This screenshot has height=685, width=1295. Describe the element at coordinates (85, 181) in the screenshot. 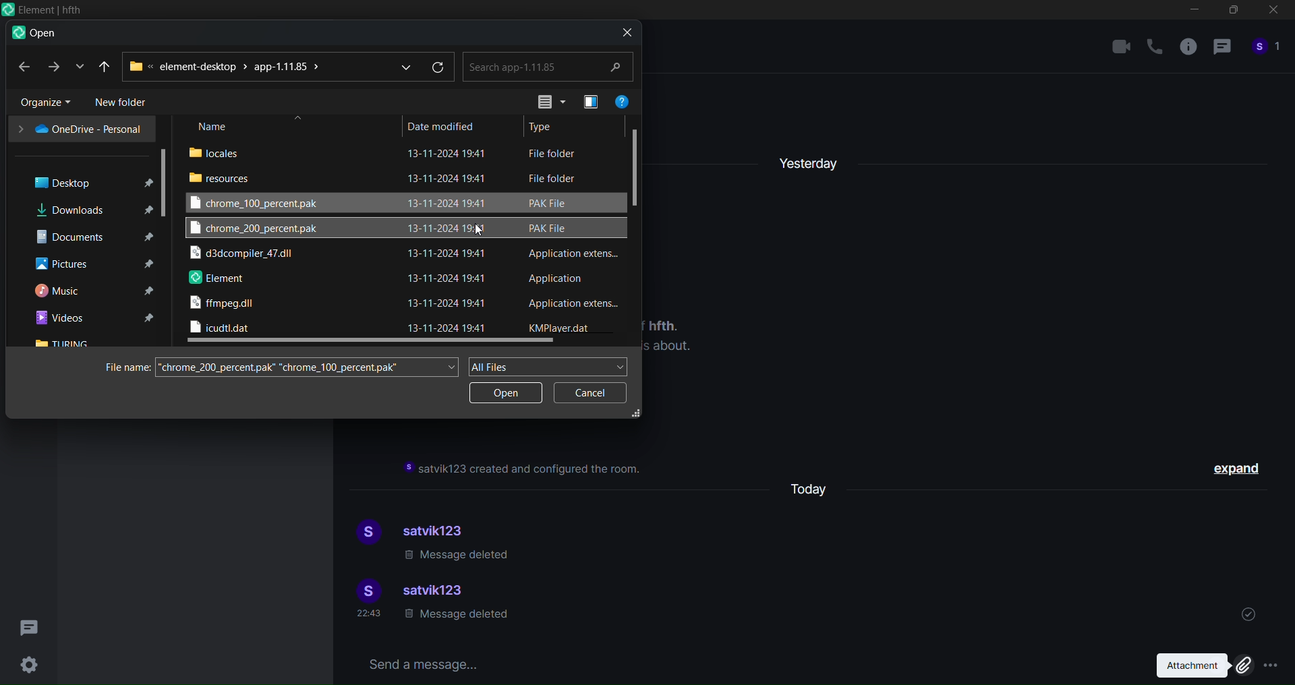

I see `desktop` at that location.